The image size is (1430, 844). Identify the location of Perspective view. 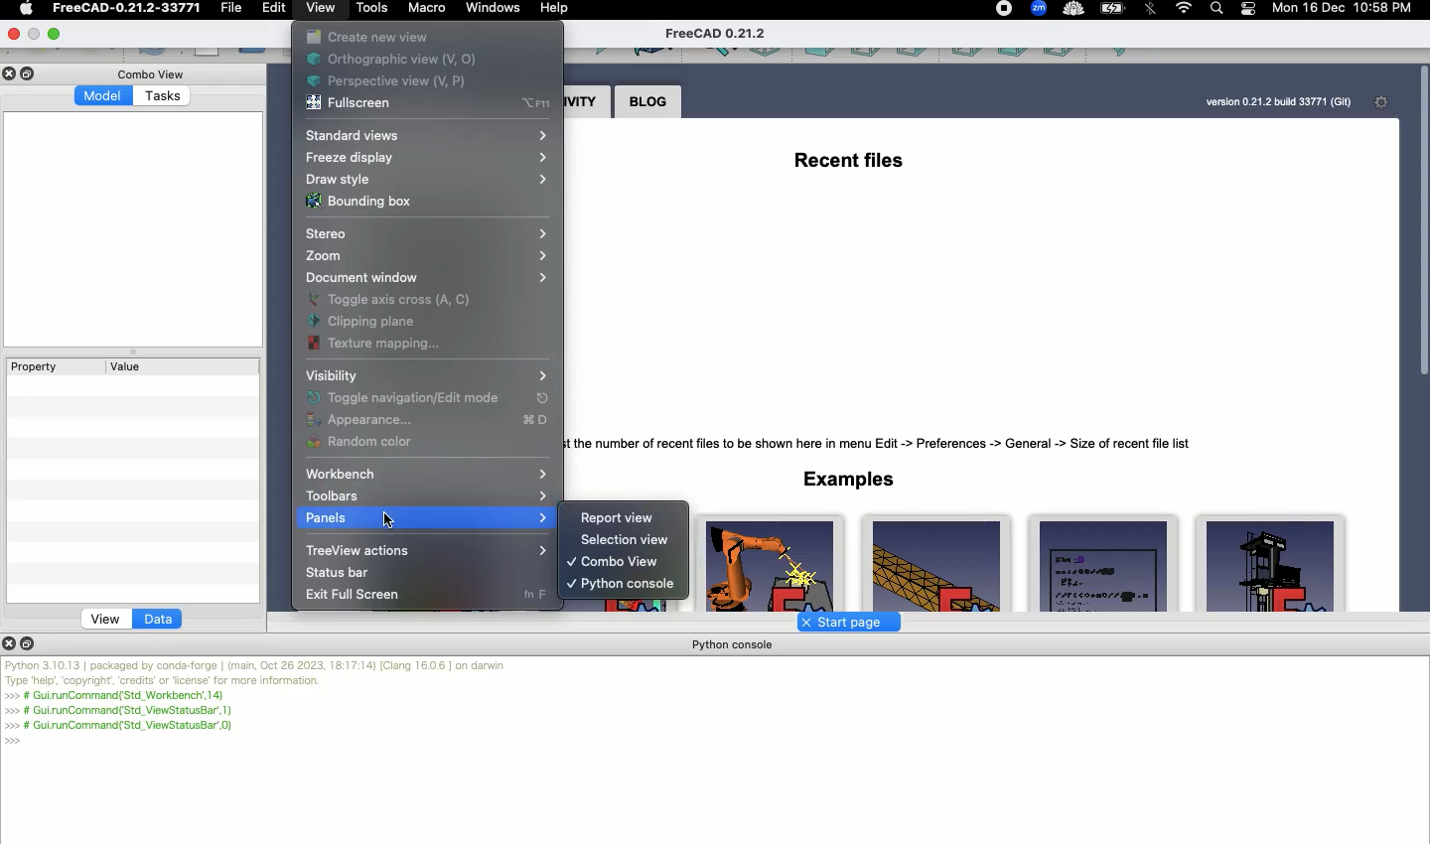
(391, 83).